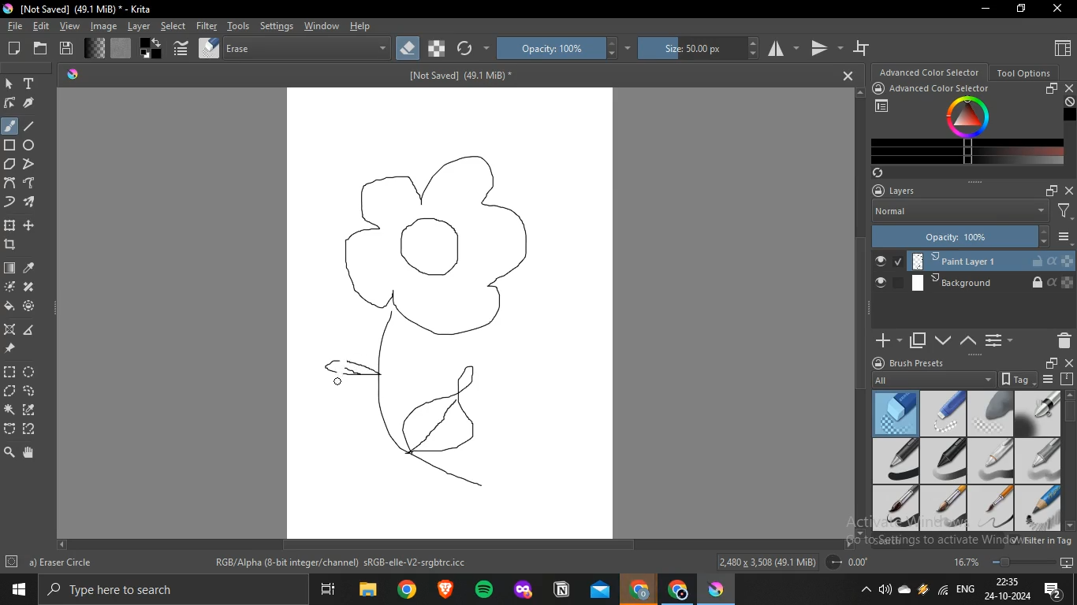 This screenshot has width=1077, height=605. Describe the element at coordinates (522, 589) in the screenshot. I see `Application` at that location.